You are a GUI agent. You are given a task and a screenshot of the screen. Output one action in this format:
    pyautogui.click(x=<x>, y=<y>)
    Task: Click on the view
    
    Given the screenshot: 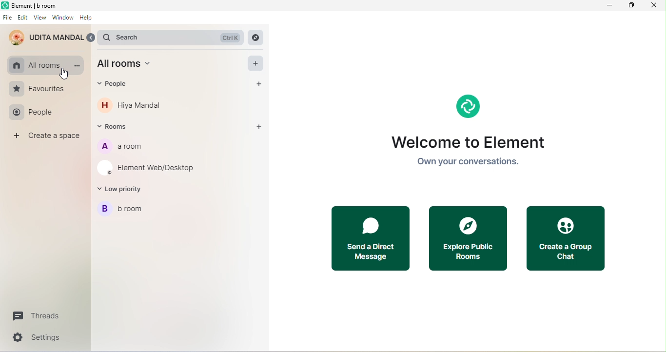 What is the action you would take?
    pyautogui.click(x=41, y=17)
    